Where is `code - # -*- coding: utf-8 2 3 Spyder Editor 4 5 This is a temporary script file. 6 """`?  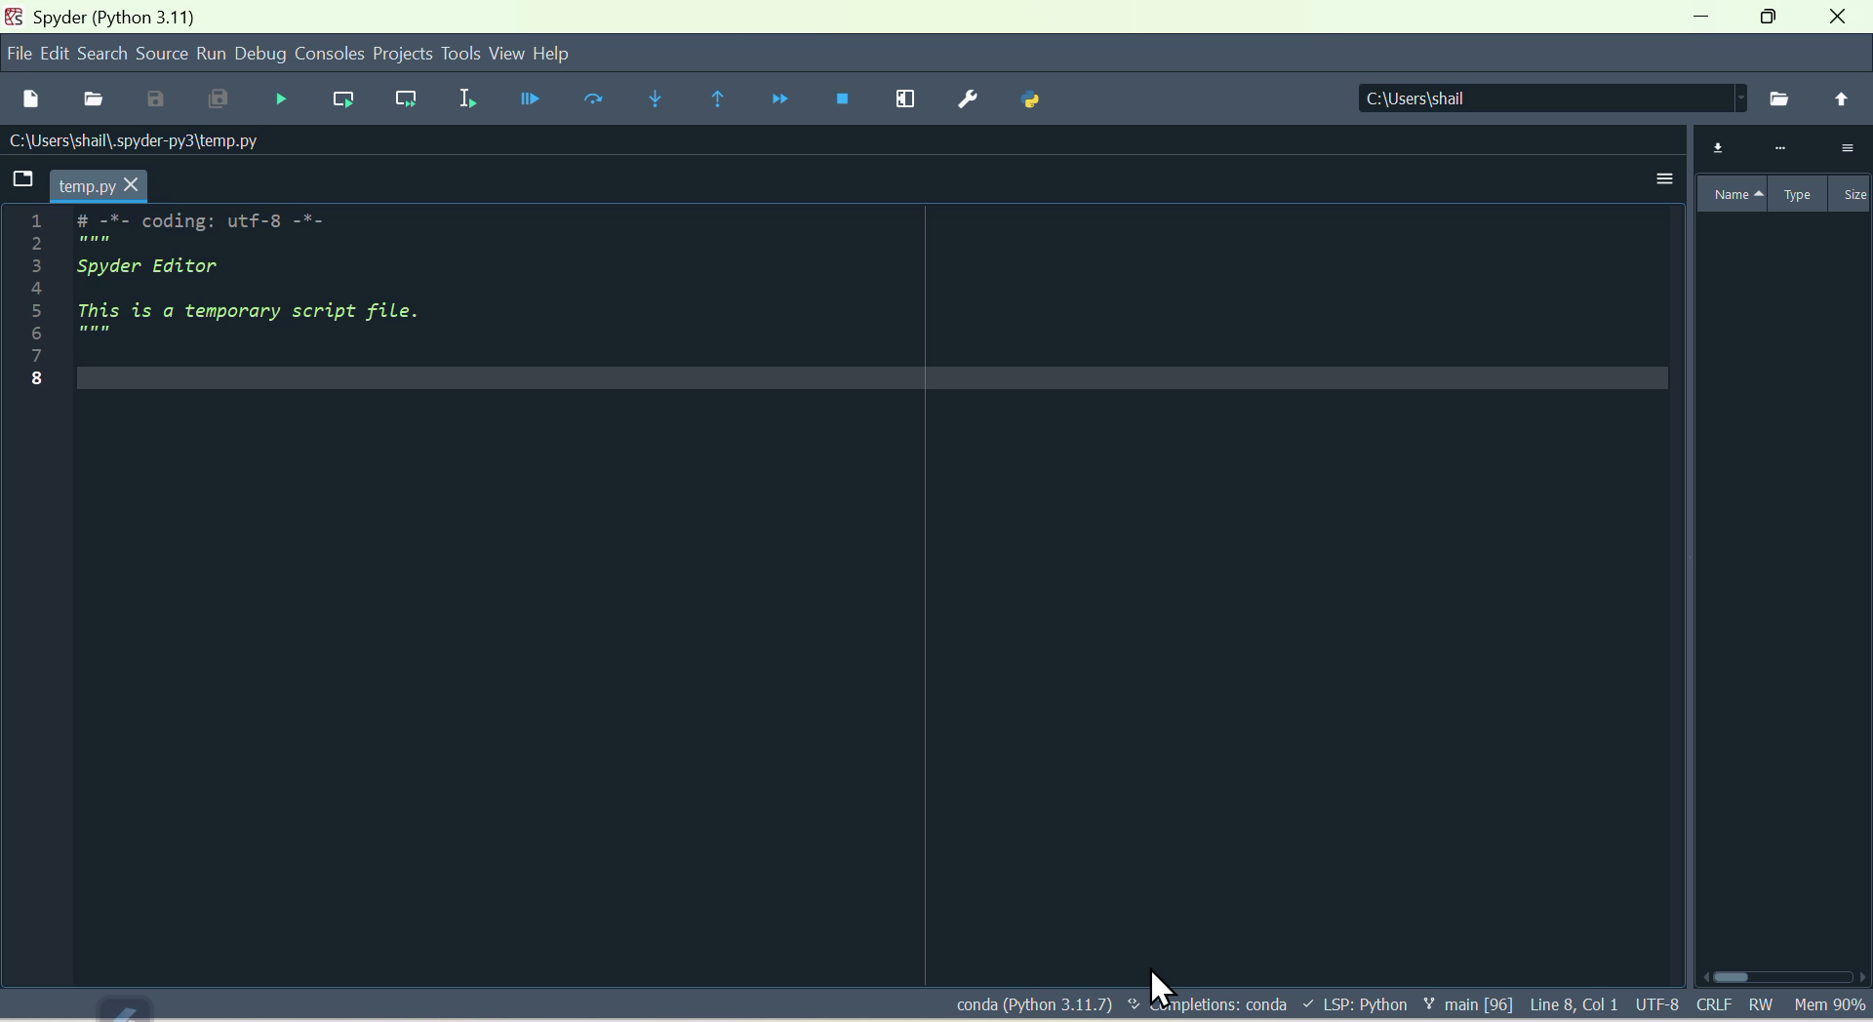
code - # -*- coding: utf-8 2 3 Spyder Editor 4 5 This is a temporary script file. 6 """ is located at coordinates (204, 295).